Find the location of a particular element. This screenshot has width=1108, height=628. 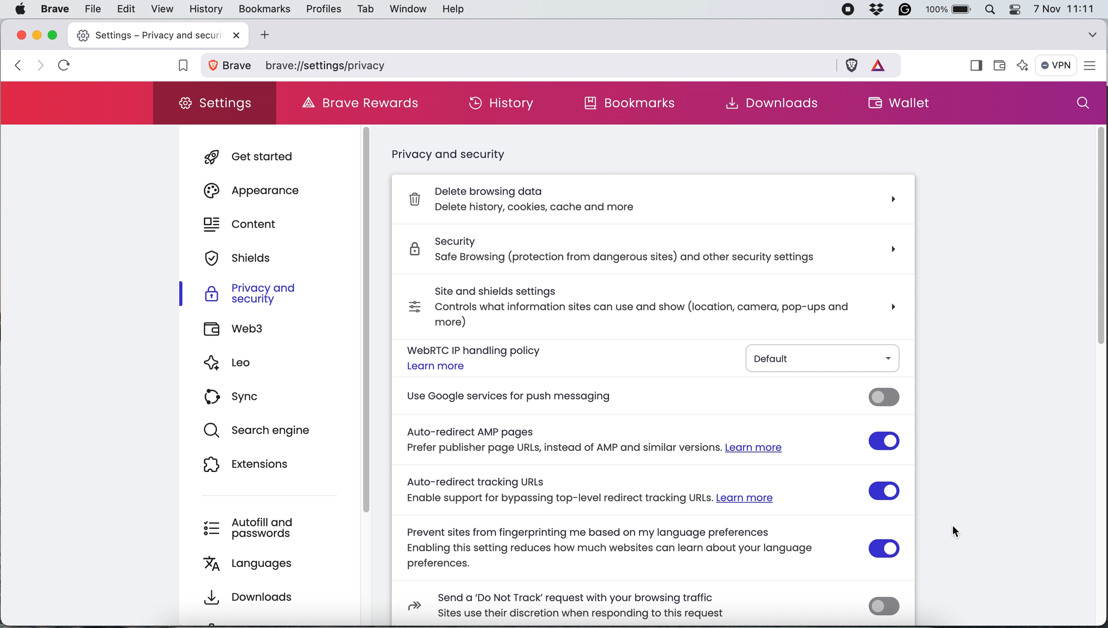

battery is located at coordinates (950, 9).